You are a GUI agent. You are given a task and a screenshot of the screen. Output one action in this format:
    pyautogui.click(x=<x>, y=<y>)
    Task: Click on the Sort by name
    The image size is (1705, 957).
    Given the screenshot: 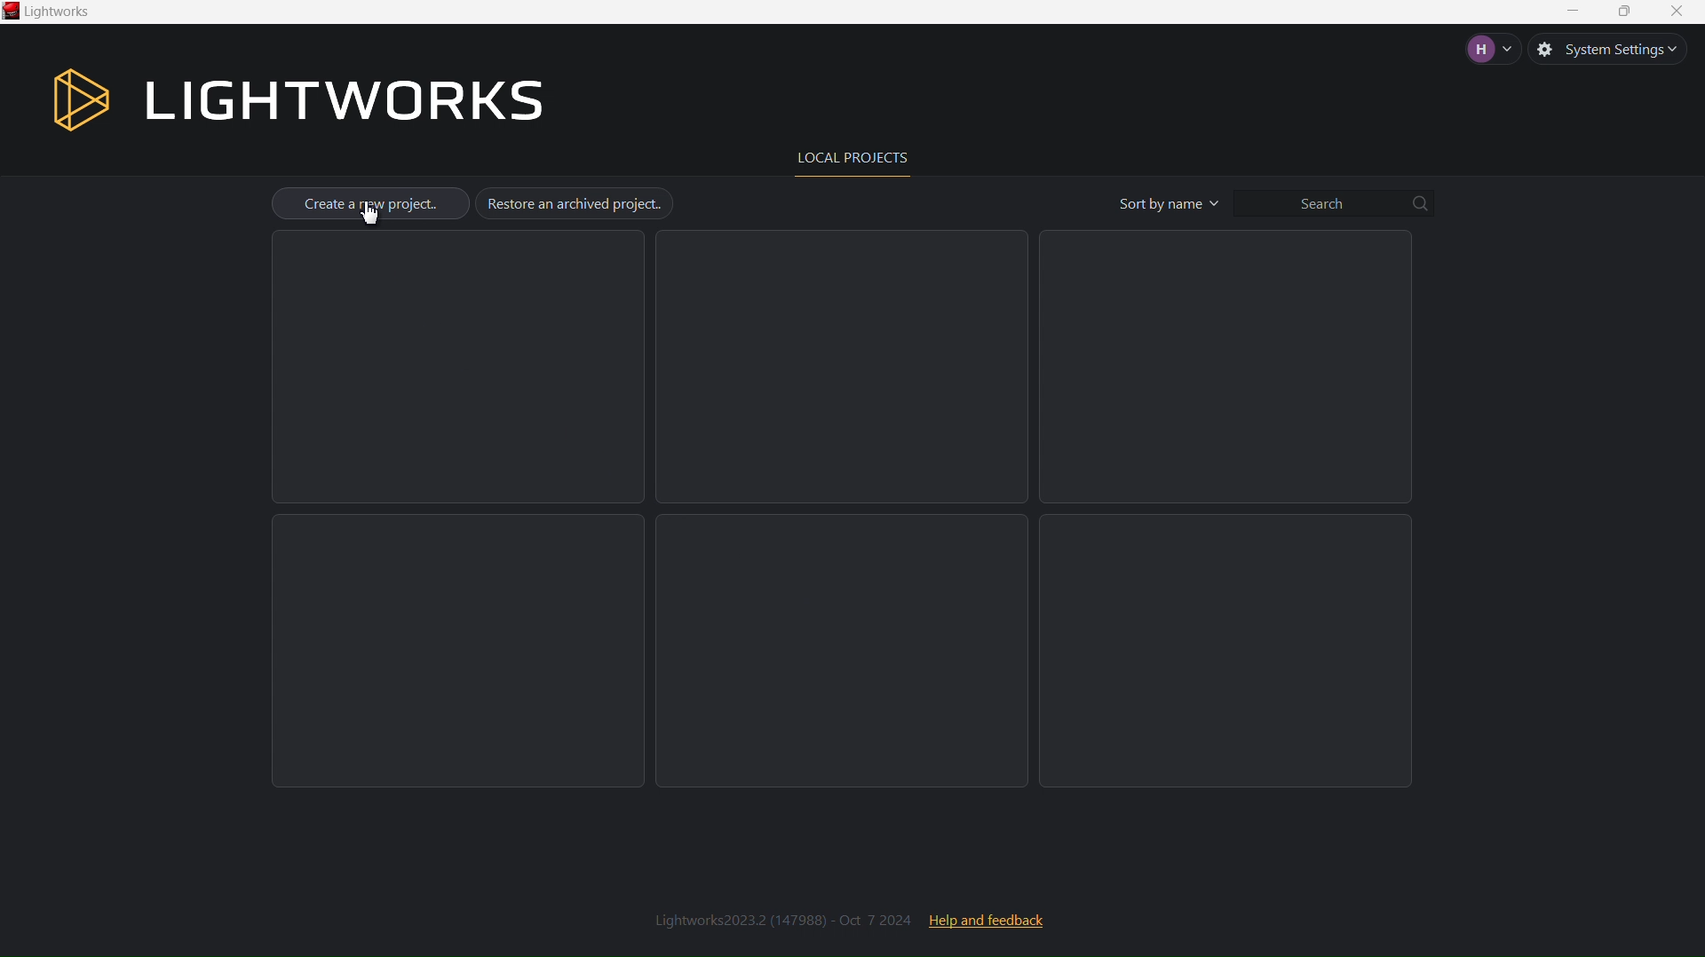 What is the action you would take?
    pyautogui.click(x=1166, y=203)
    